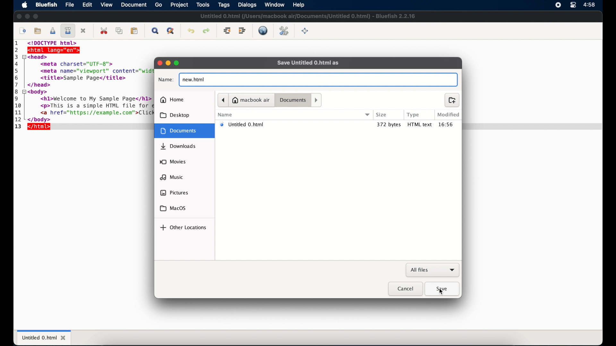 This screenshot has width=616, height=346. Describe the element at coordinates (68, 30) in the screenshot. I see `save file as` at that location.